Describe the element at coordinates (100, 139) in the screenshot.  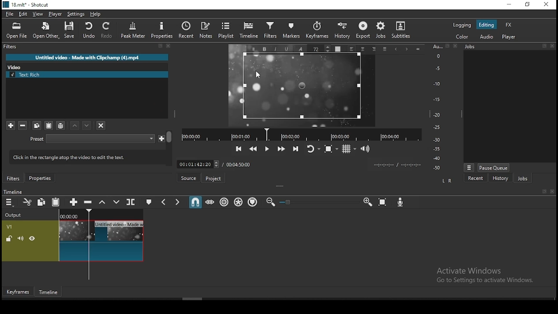
I see `Preset Selection` at that location.